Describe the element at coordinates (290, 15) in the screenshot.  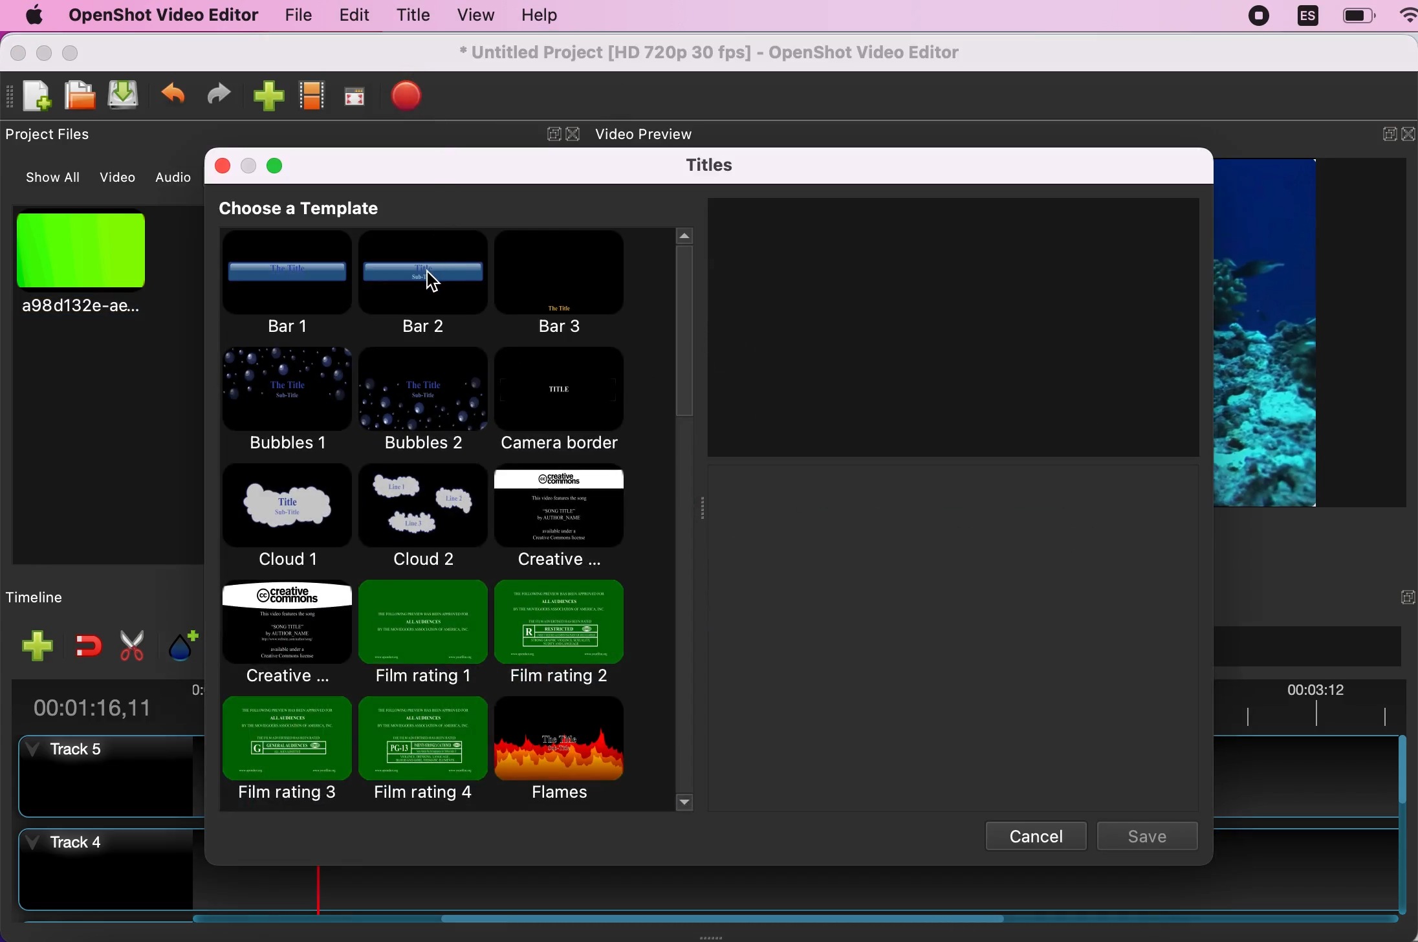
I see `file` at that location.